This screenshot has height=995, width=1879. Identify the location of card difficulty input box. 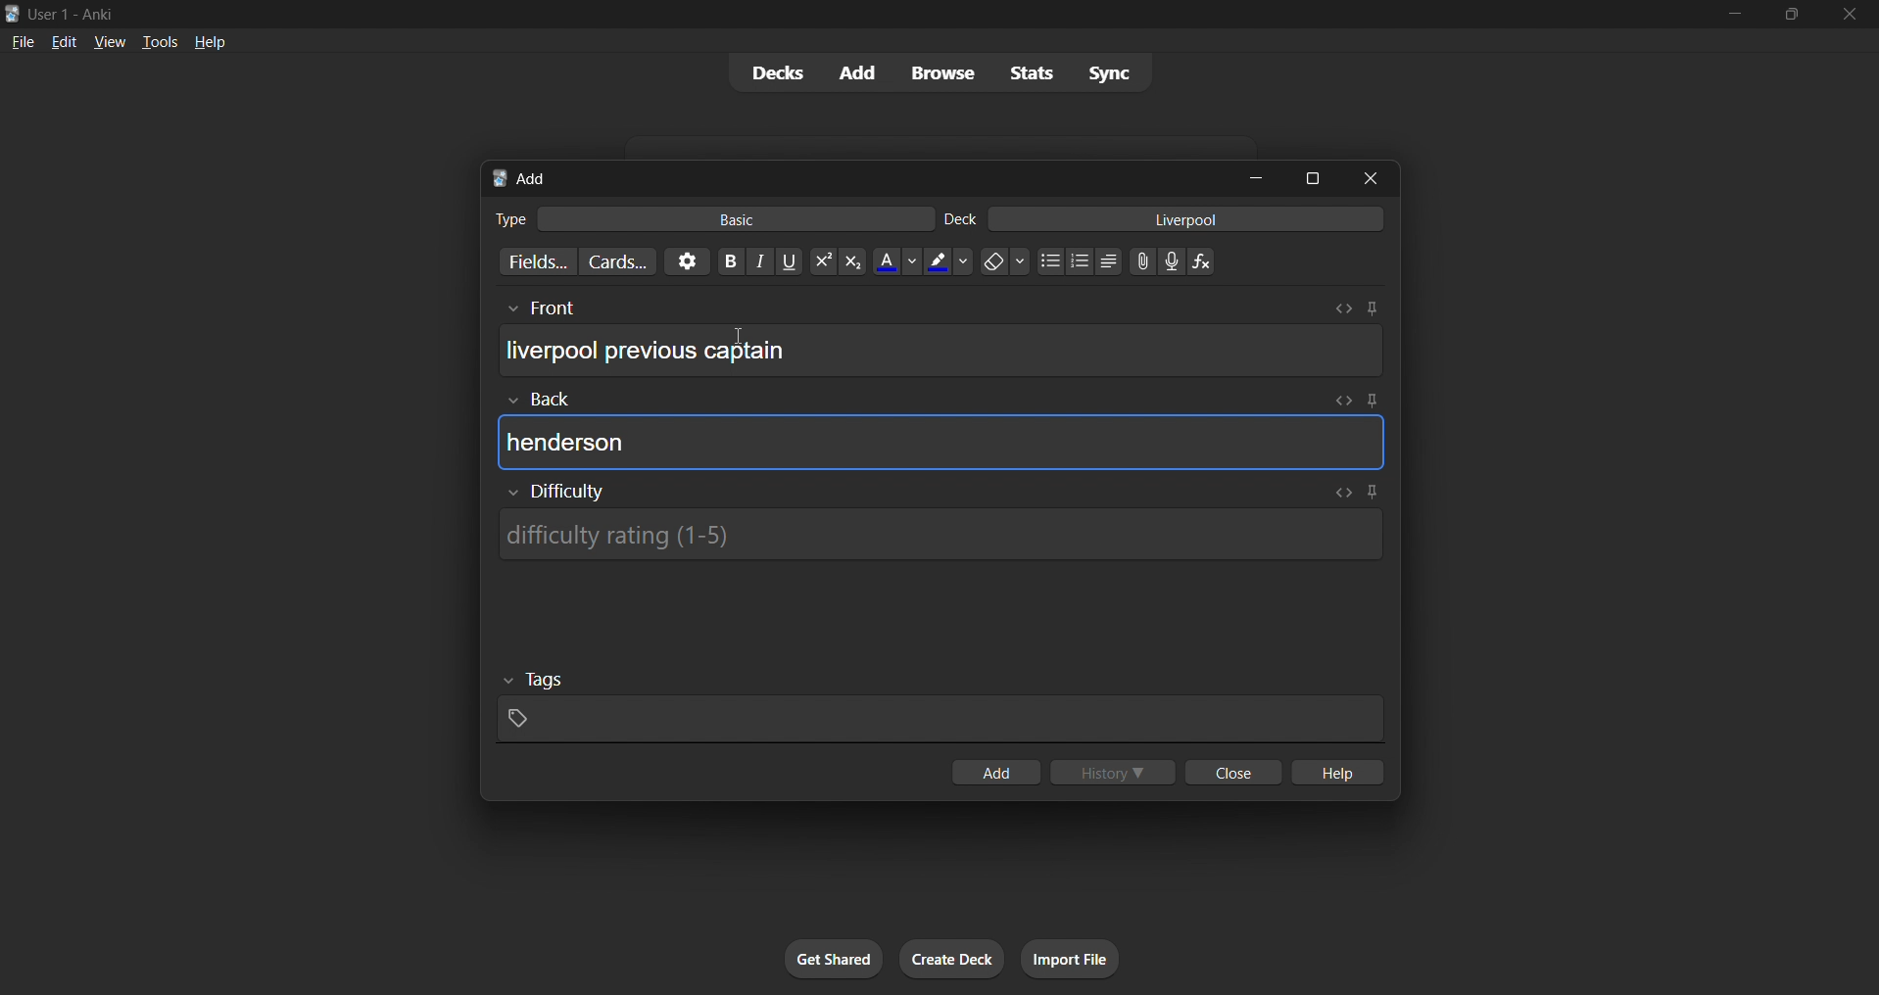
(943, 531).